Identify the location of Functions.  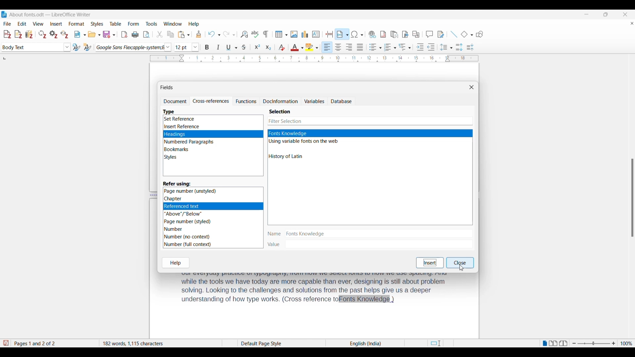
(246, 101).